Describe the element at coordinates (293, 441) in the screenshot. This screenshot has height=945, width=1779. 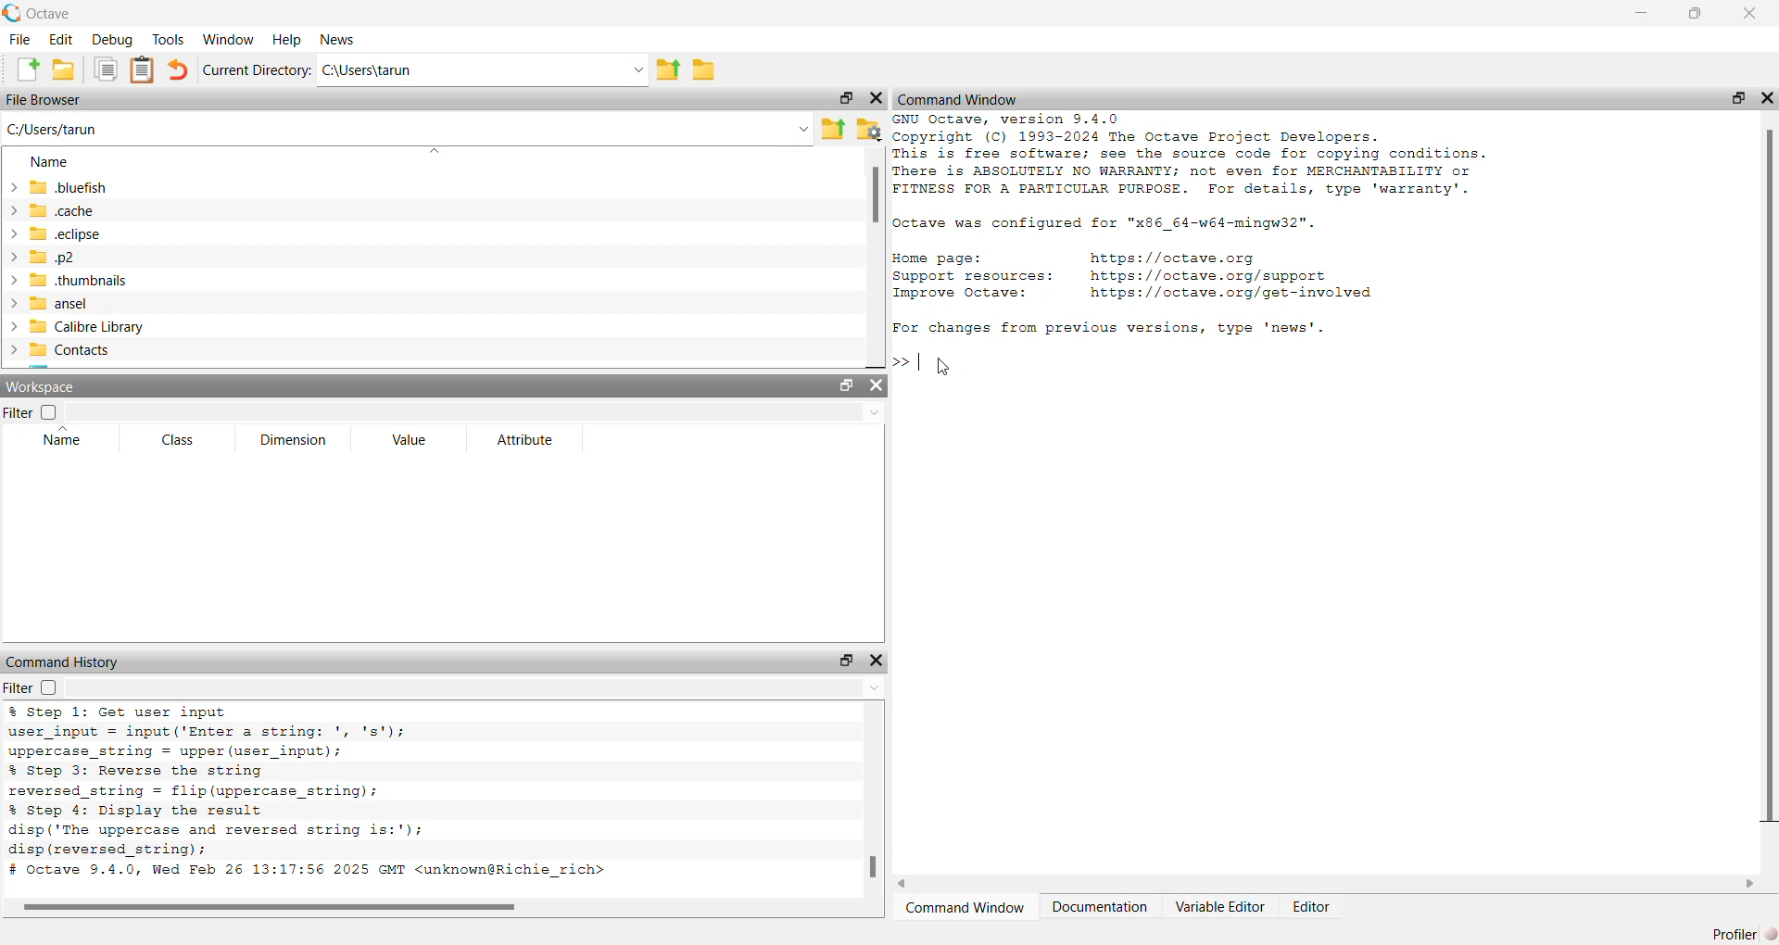
I see `dimension` at that location.